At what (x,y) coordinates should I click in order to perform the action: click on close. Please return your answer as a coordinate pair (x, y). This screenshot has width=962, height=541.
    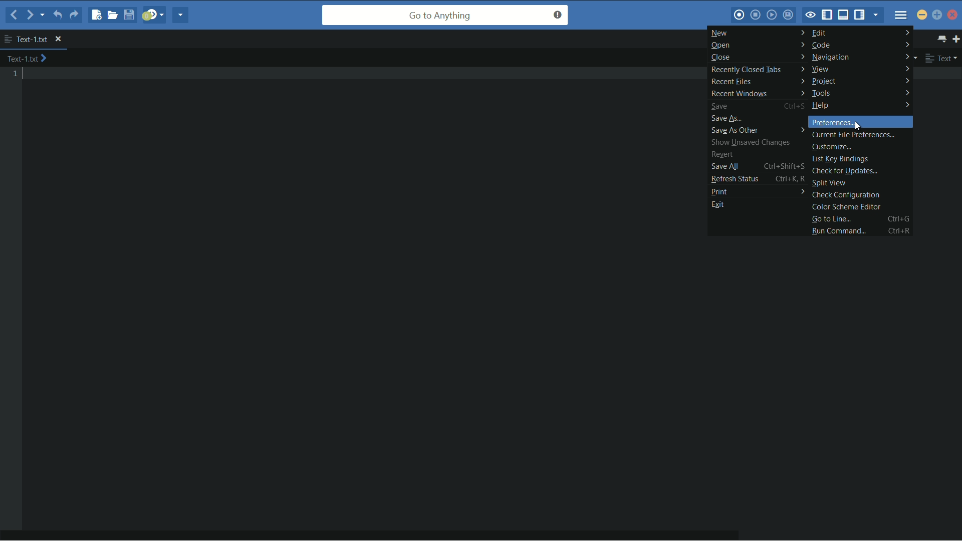
    Looking at the image, I should click on (757, 58).